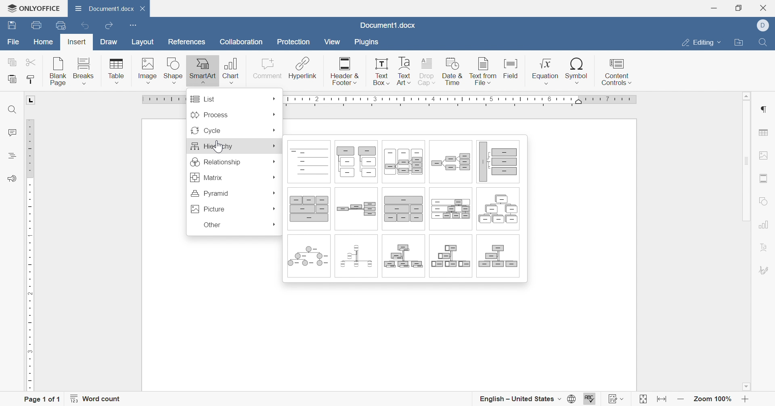  Describe the element at coordinates (404, 72) in the screenshot. I see `Text art` at that location.